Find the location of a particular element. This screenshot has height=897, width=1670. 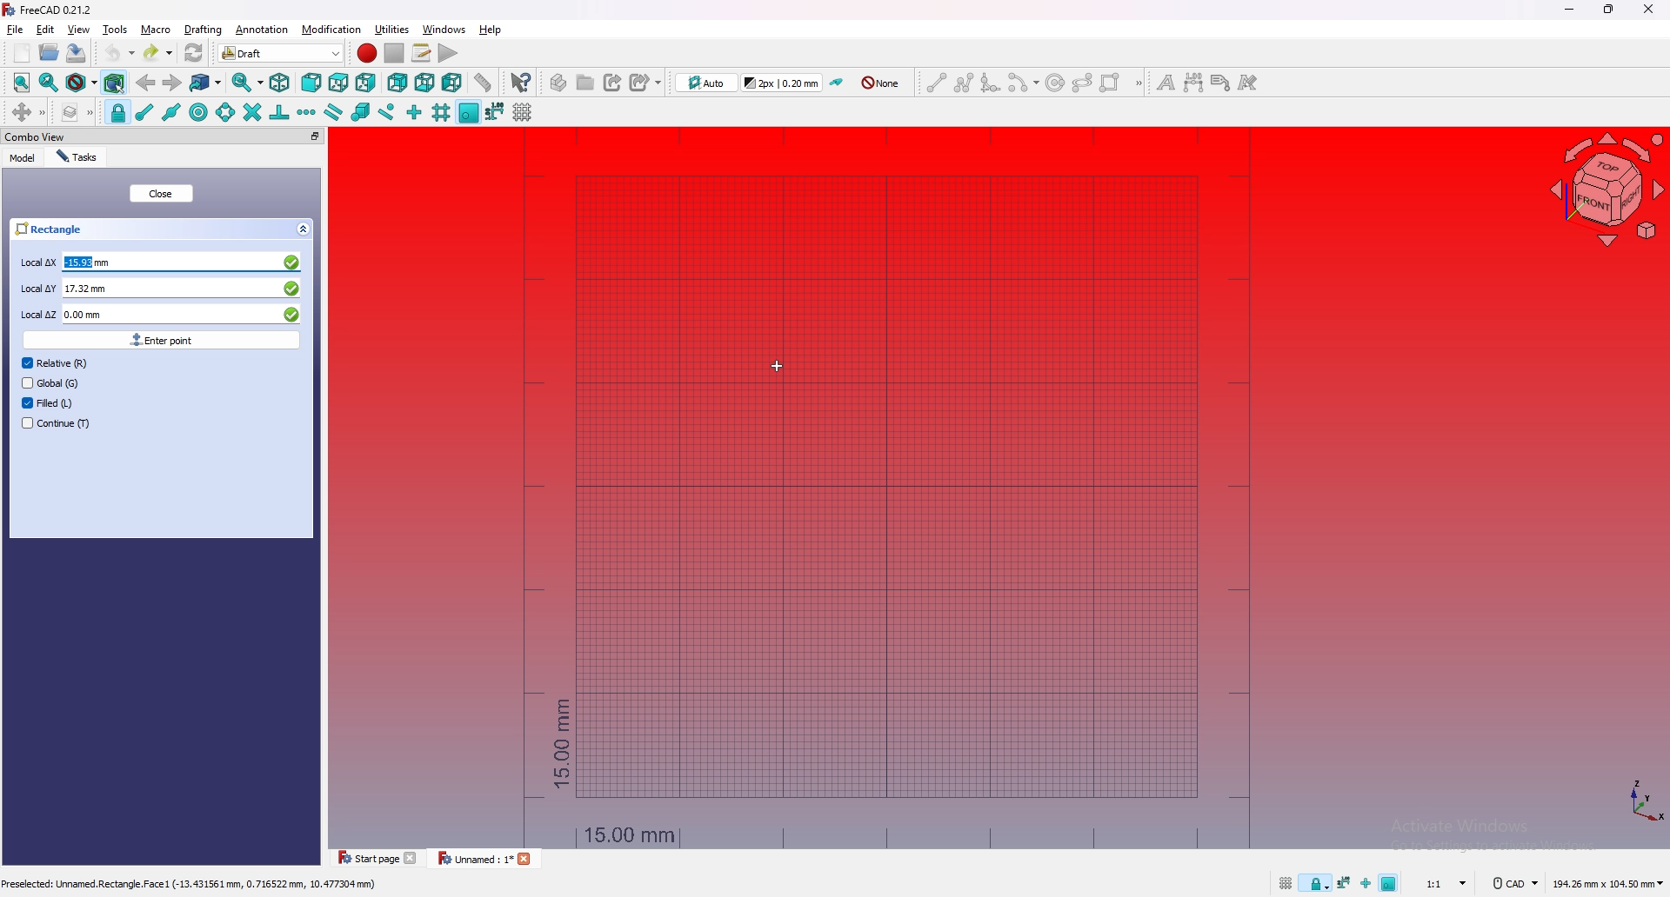

Macro recording is located at coordinates (367, 53).